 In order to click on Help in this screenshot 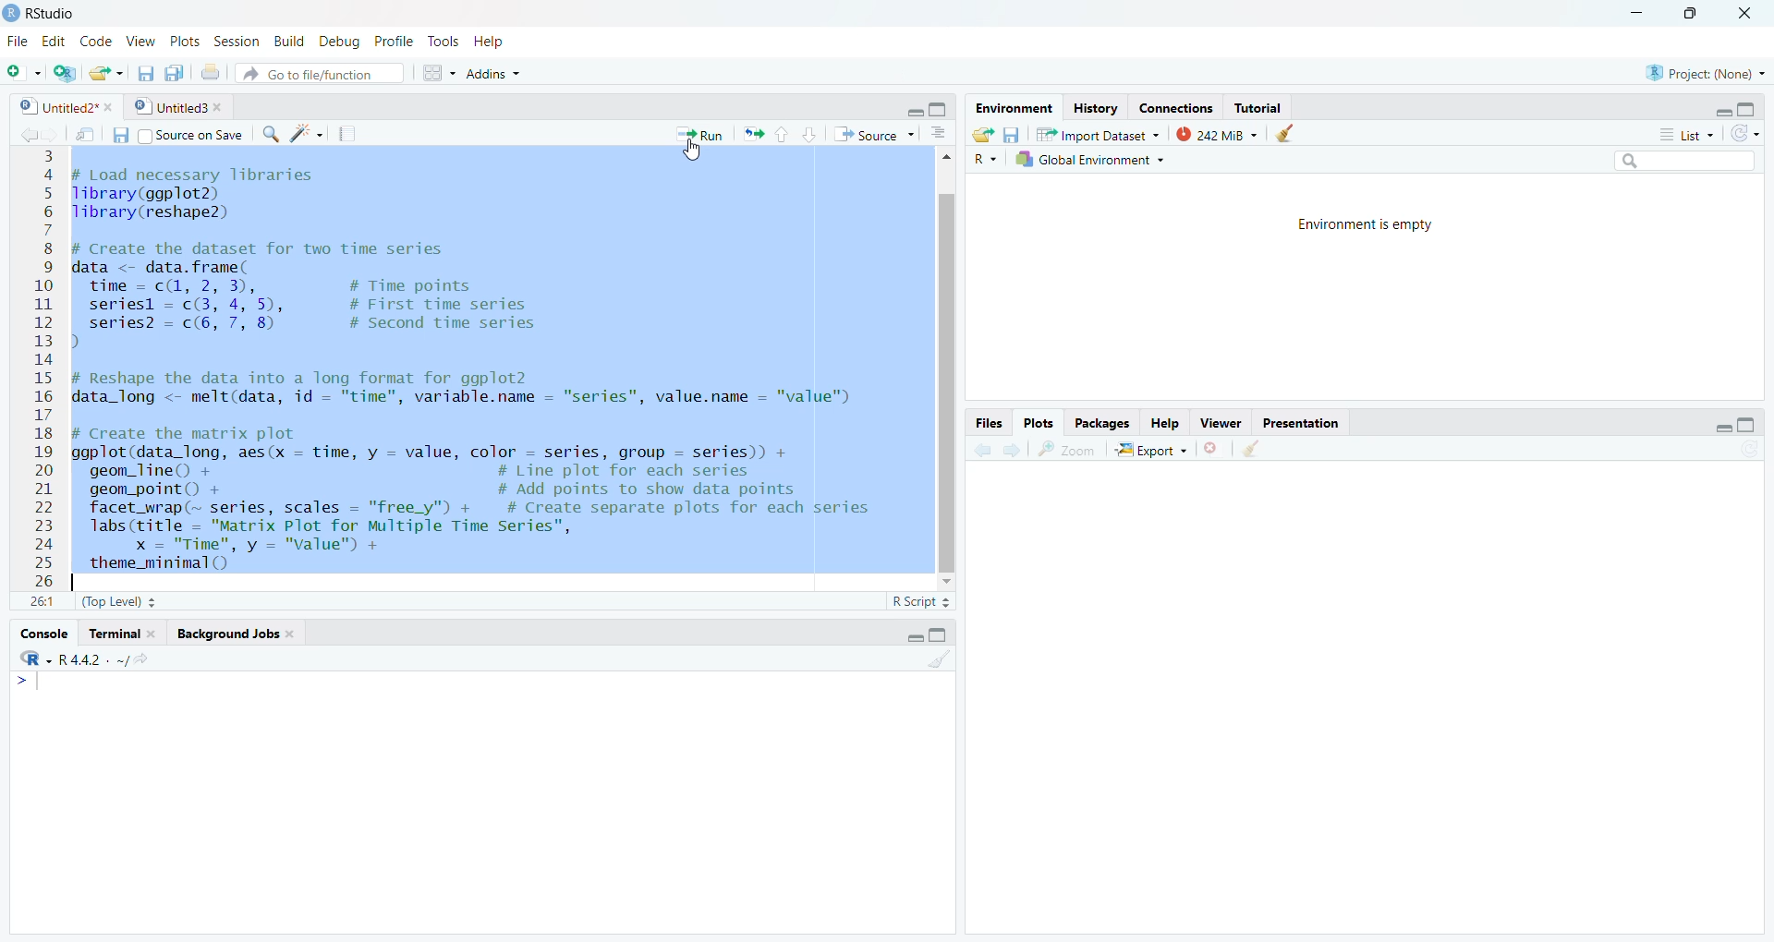, I will do `click(1164, 421)`.